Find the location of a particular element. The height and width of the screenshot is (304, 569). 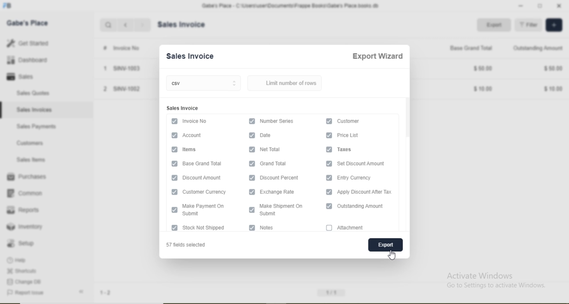

checkbox is located at coordinates (252, 164).